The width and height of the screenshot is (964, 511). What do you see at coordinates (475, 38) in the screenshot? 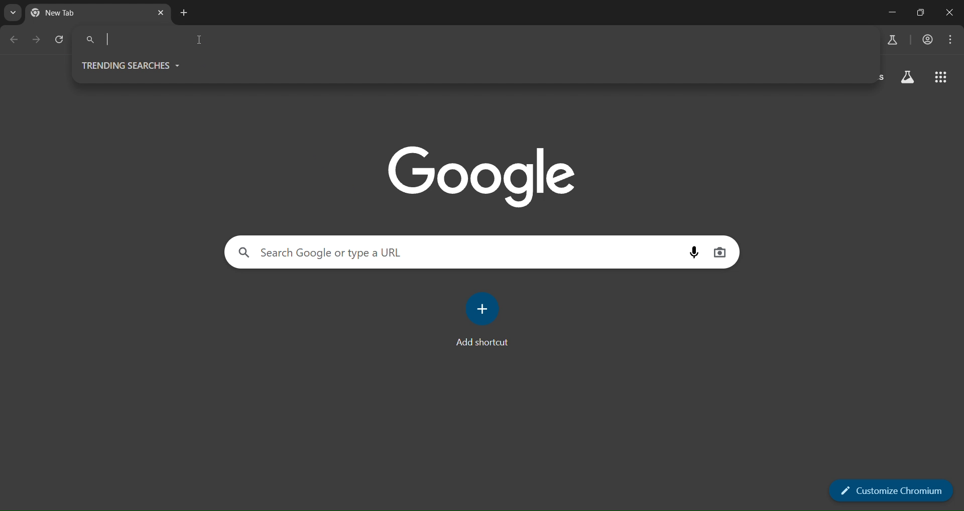
I see `Search Google or type a URL` at bounding box center [475, 38].